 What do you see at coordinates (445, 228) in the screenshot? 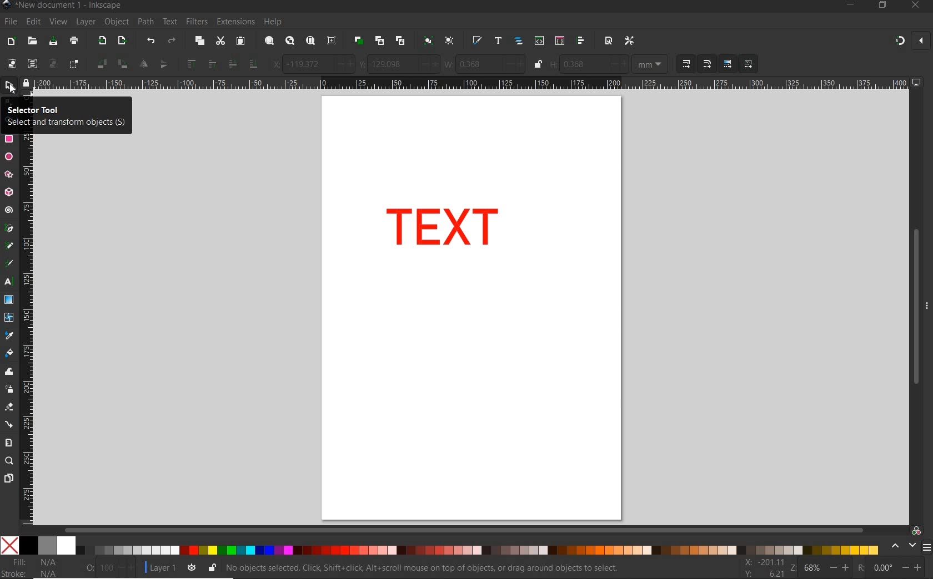
I see `TEXT` at bounding box center [445, 228].